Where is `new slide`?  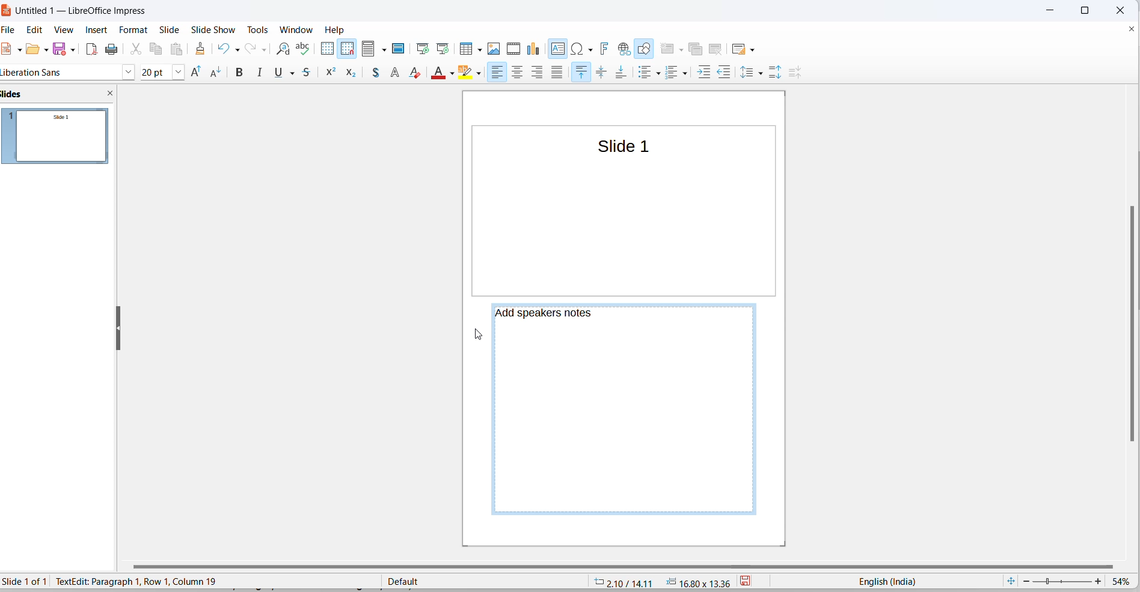
new slide is located at coordinates (667, 48).